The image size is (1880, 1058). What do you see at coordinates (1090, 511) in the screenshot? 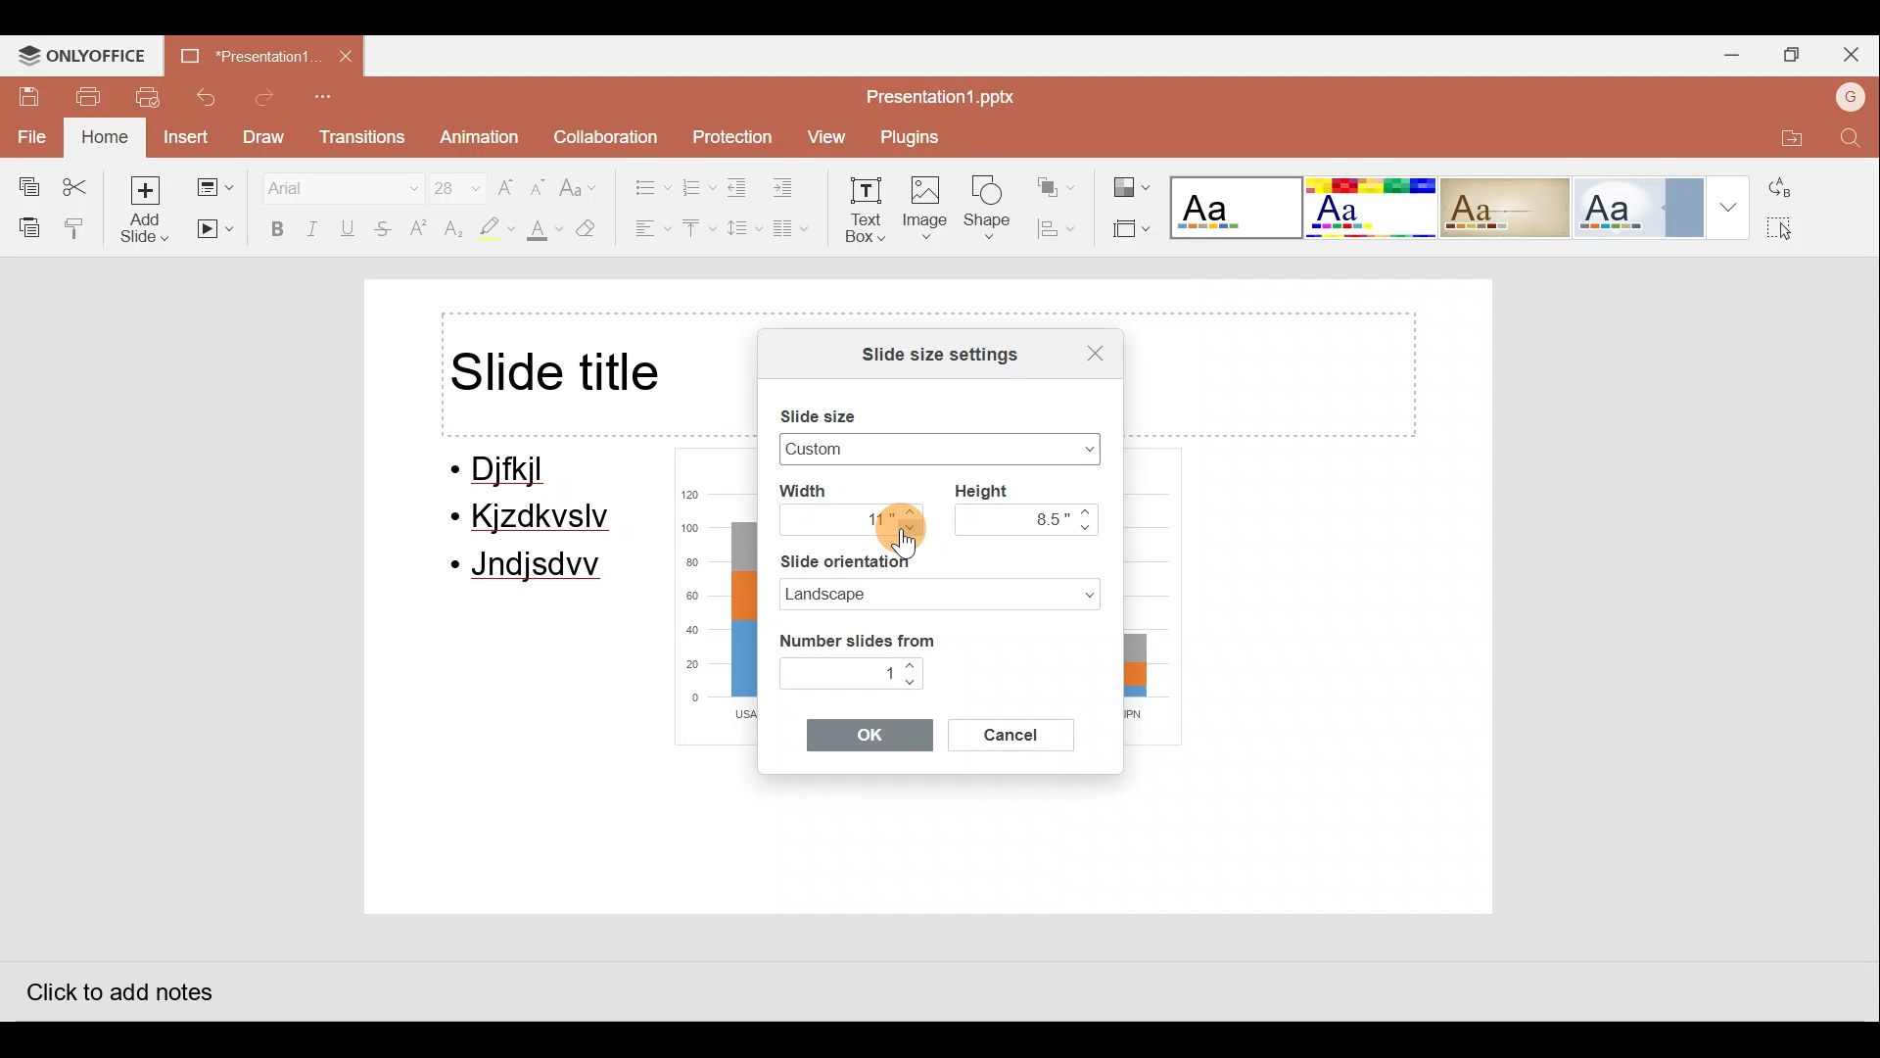
I see `Navigate up` at bounding box center [1090, 511].